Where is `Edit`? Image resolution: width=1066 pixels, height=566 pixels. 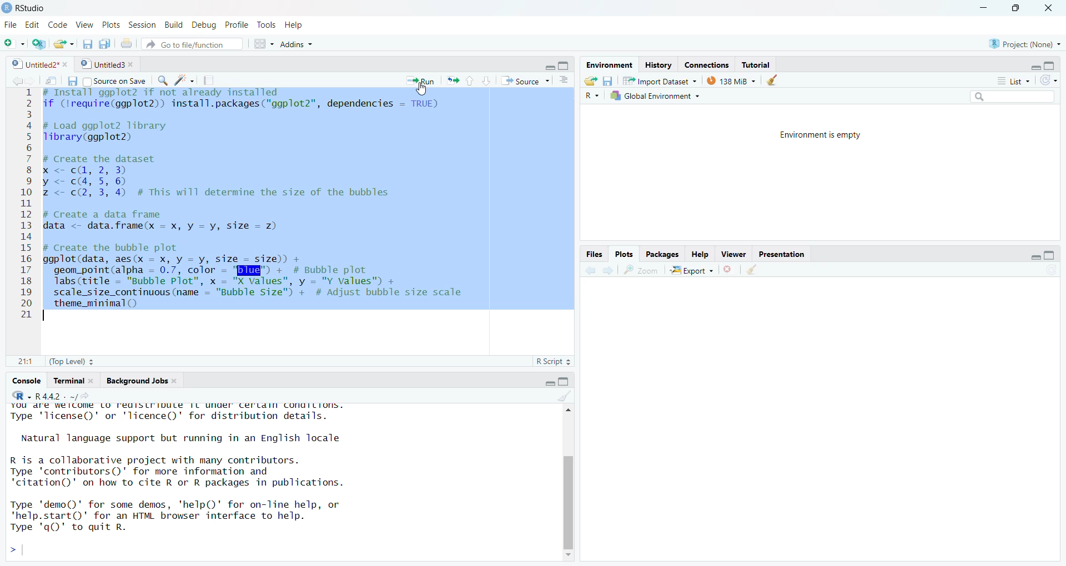
Edit is located at coordinates (31, 24).